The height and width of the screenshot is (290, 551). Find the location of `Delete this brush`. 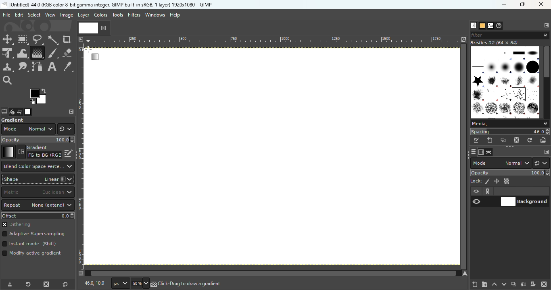

Delete this brush is located at coordinates (517, 140).